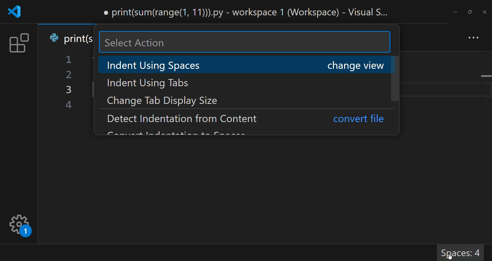 Image resolution: width=492 pixels, height=261 pixels. I want to click on settings, so click(20, 226).